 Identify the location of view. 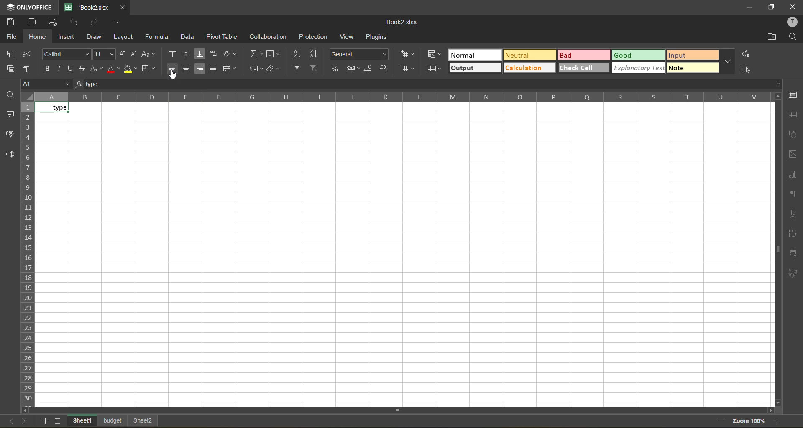
(348, 37).